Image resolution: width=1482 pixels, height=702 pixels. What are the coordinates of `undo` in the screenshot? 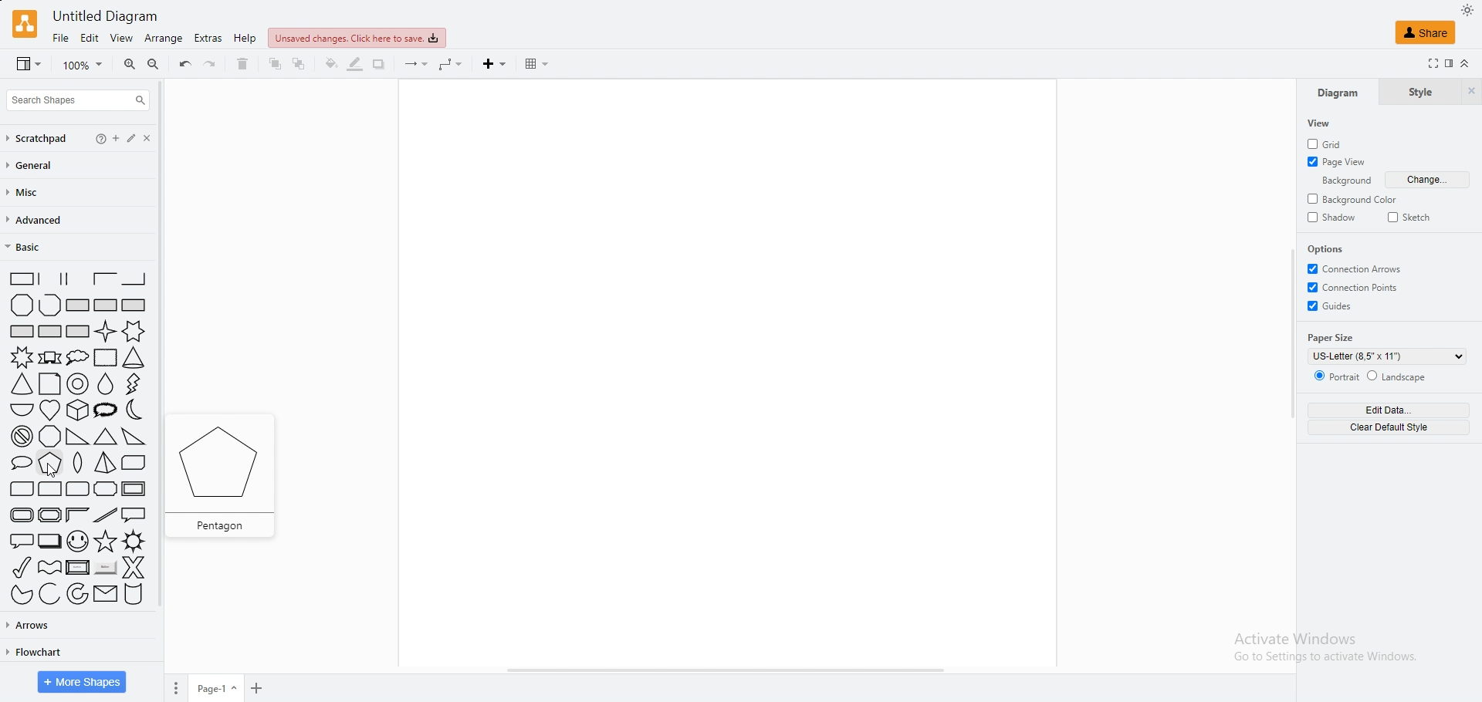 It's located at (185, 64).